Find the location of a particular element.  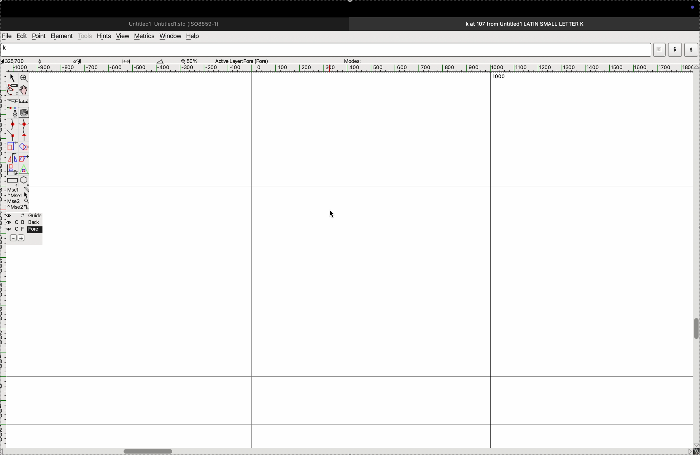

toggle is located at coordinates (696, 329).